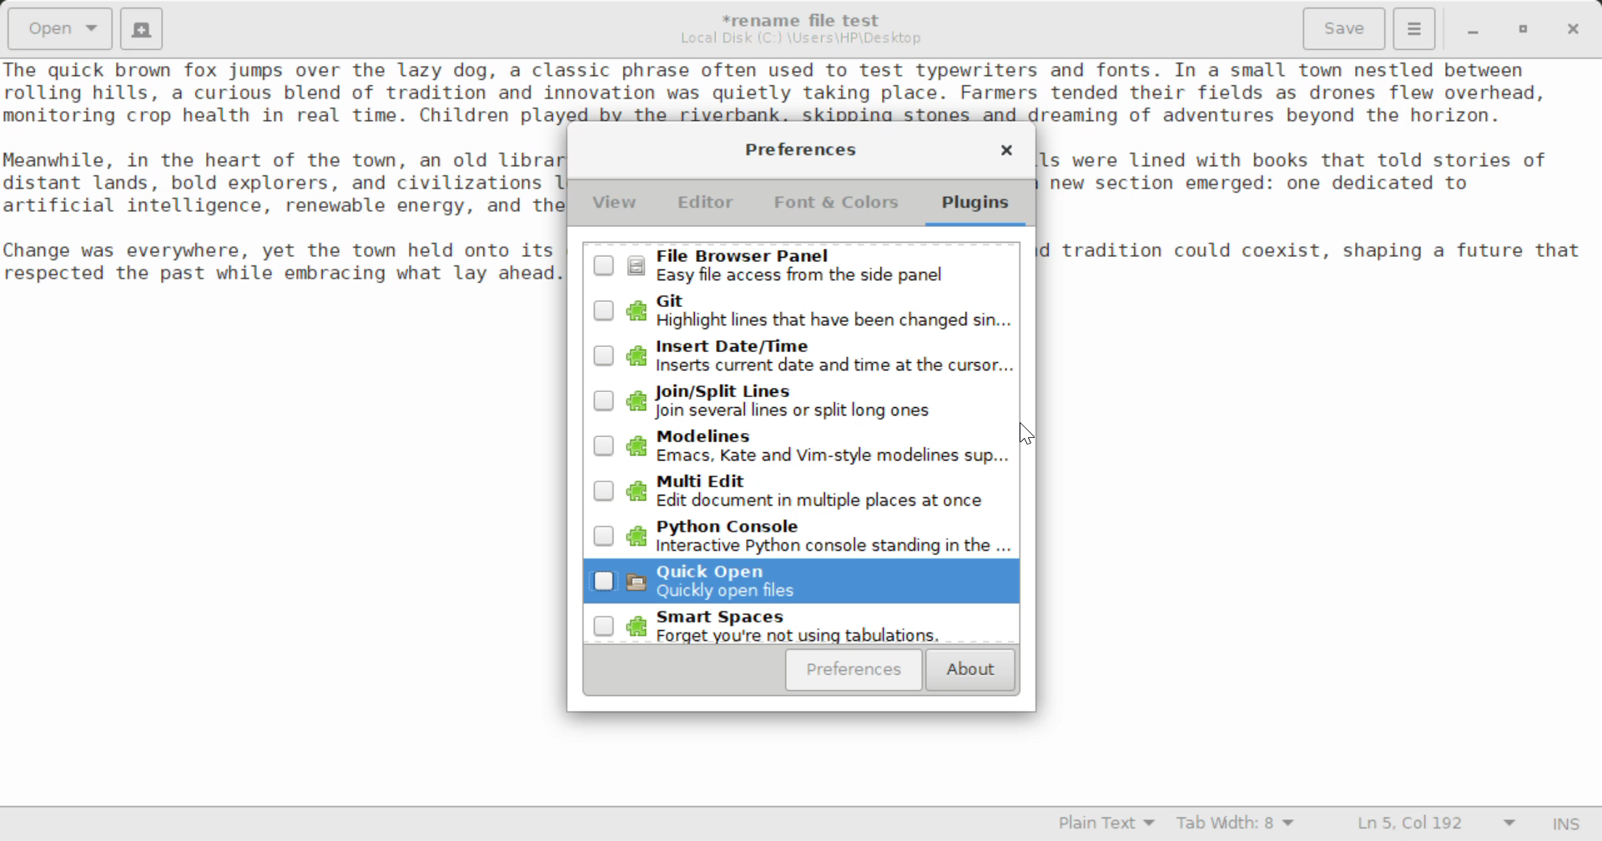 This screenshot has height=841, width=1602. What do you see at coordinates (968, 671) in the screenshot?
I see `About` at bounding box center [968, 671].